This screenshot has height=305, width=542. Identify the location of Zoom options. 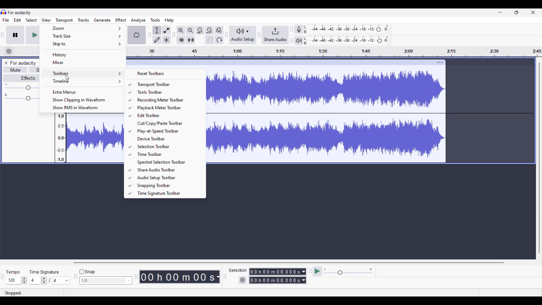
(84, 28).